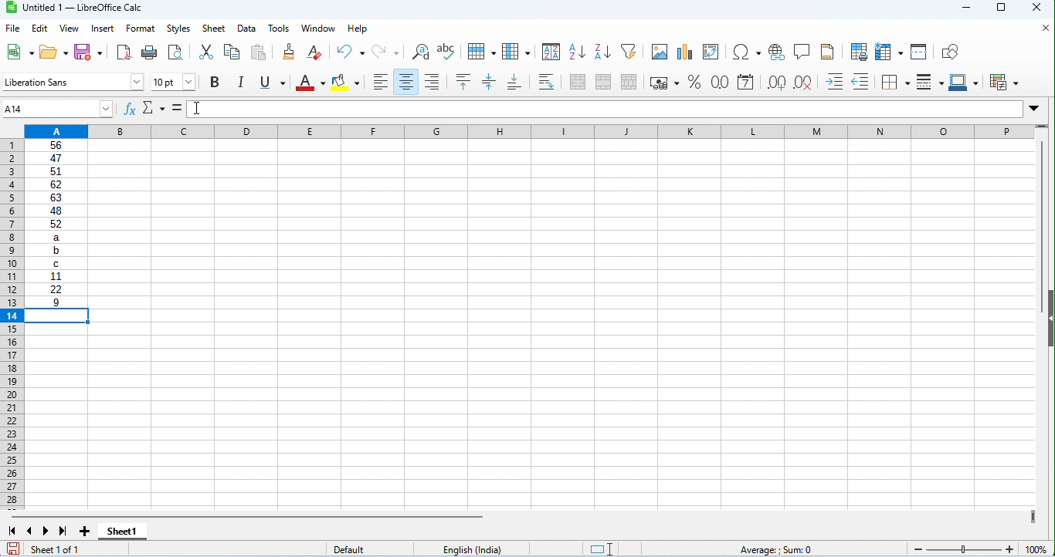 This screenshot has width=1055, height=557. I want to click on open, so click(54, 52).